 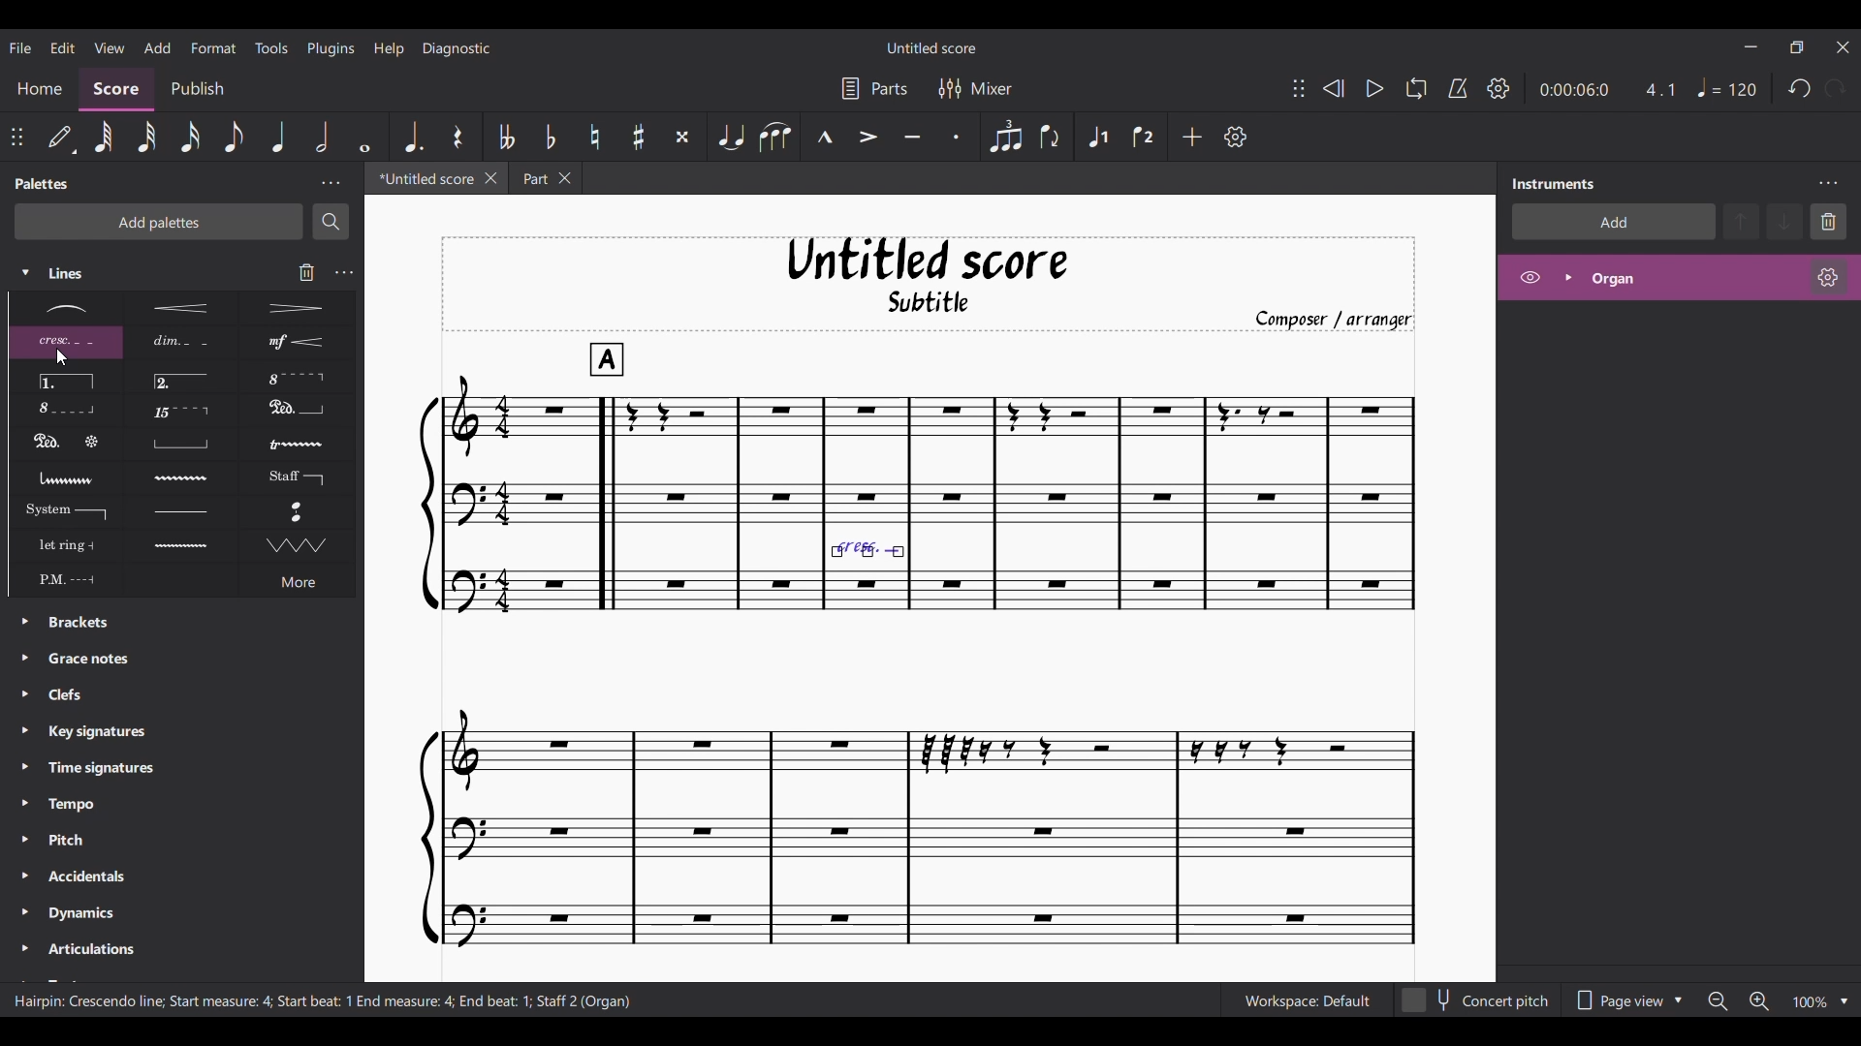 What do you see at coordinates (682, 138) in the screenshot?
I see `Toggle double sharp` at bounding box center [682, 138].